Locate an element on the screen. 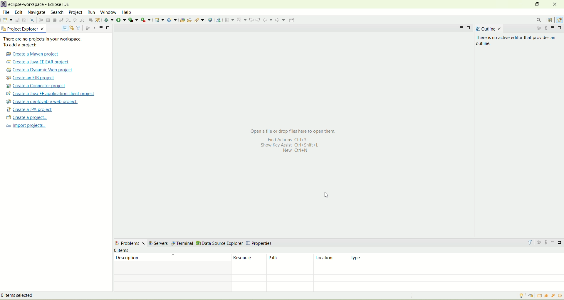  resource is located at coordinates (250, 260).